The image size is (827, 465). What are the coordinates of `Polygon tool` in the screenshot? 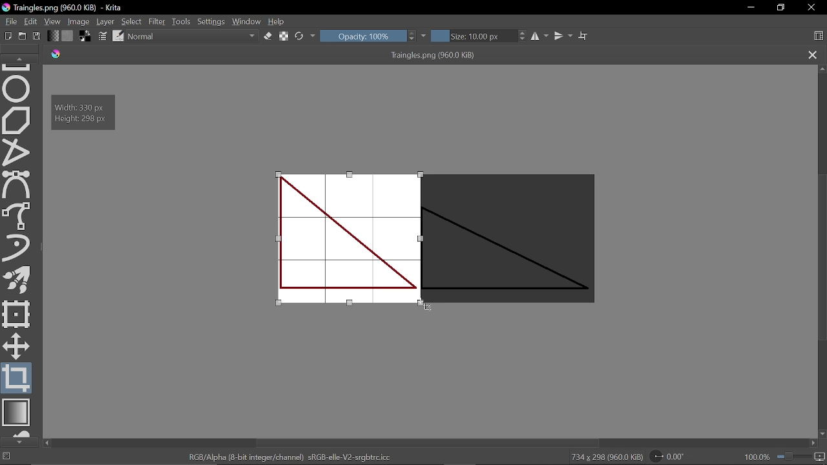 It's located at (17, 121).